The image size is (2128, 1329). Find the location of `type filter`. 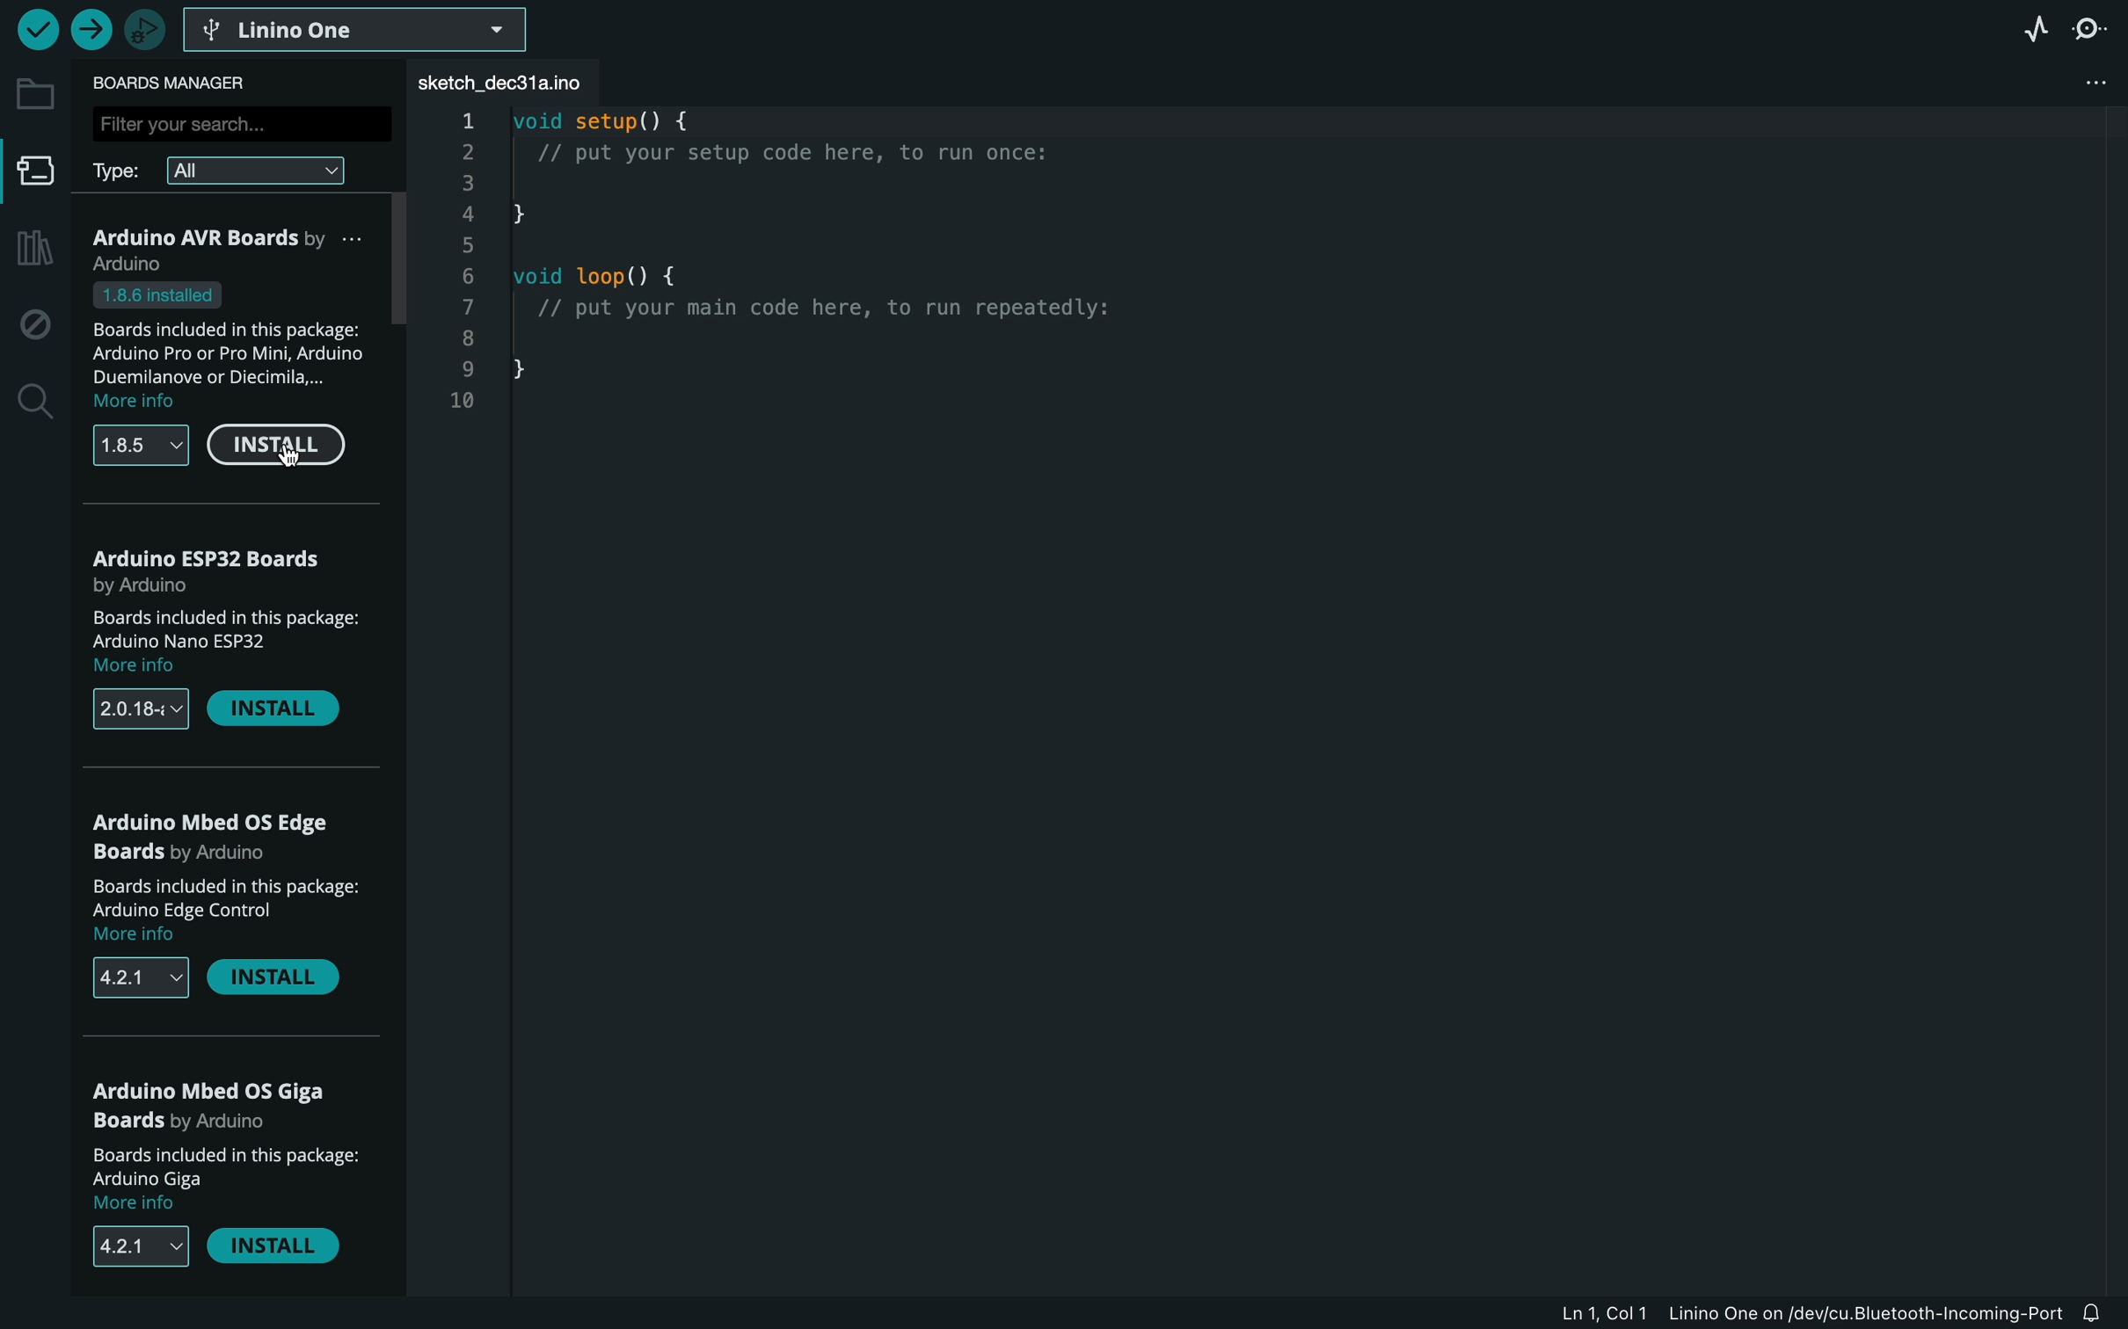

type filter is located at coordinates (235, 169).